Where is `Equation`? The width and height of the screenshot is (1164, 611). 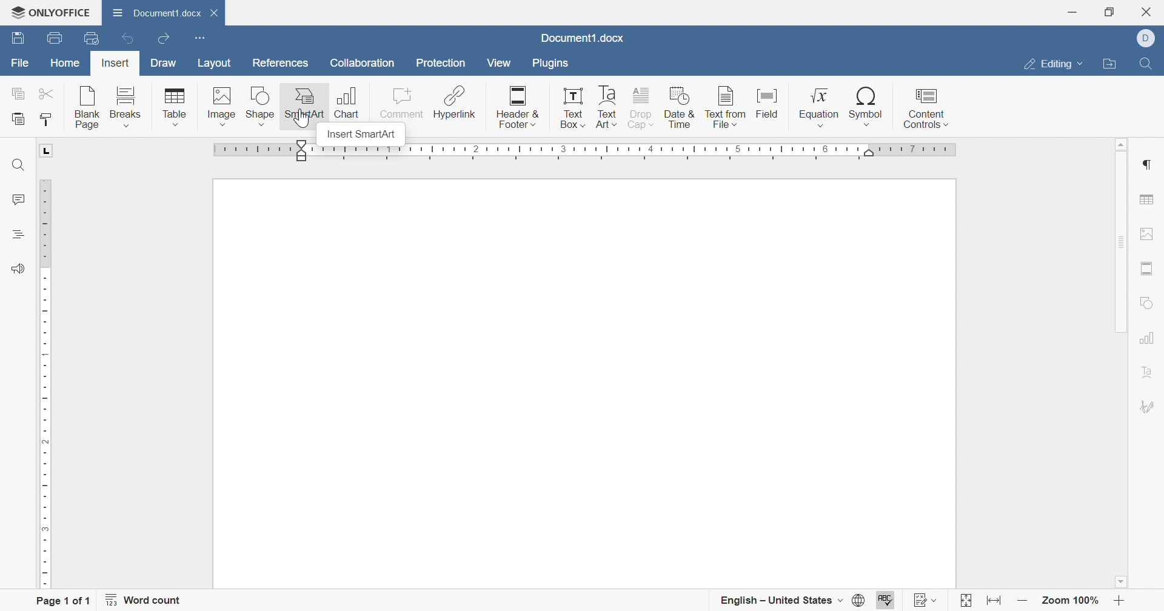
Equation is located at coordinates (819, 107).